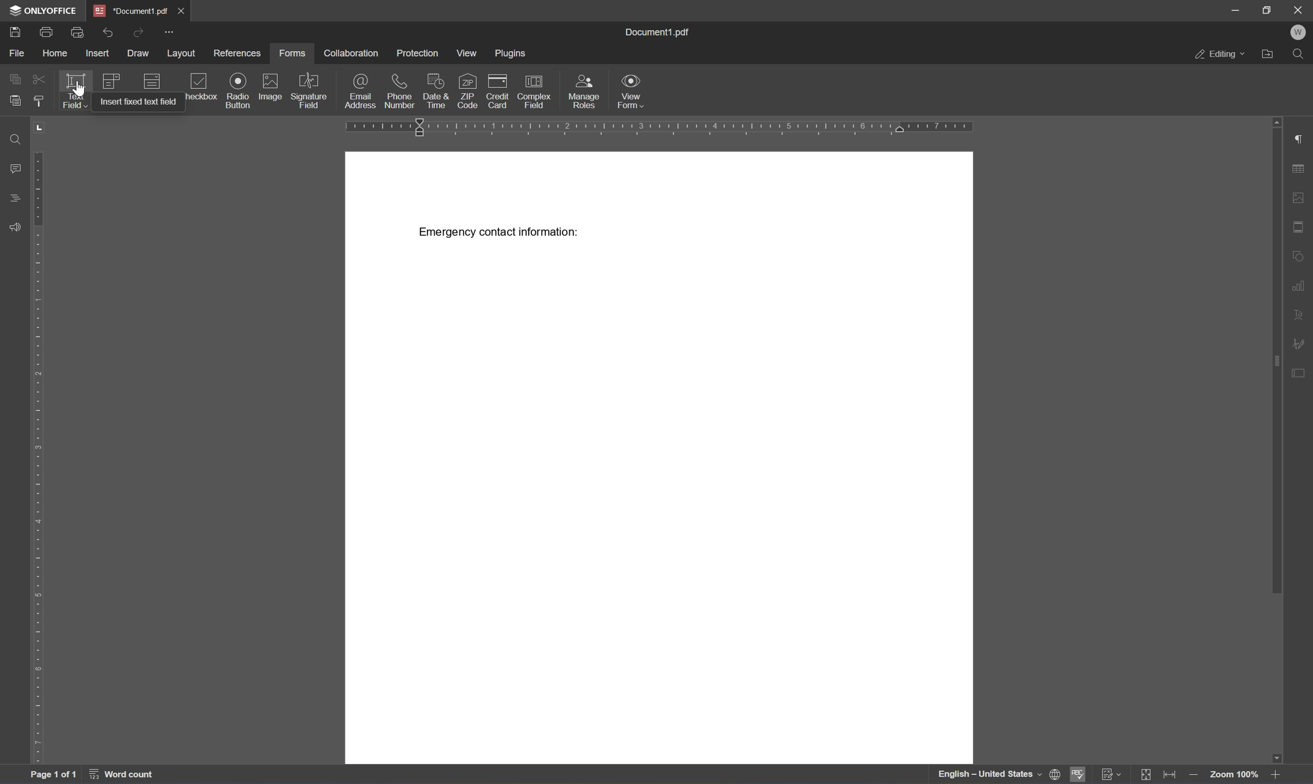 This screenshot has width=1313, height=784. I want to click on ruler, so click(665, 127).